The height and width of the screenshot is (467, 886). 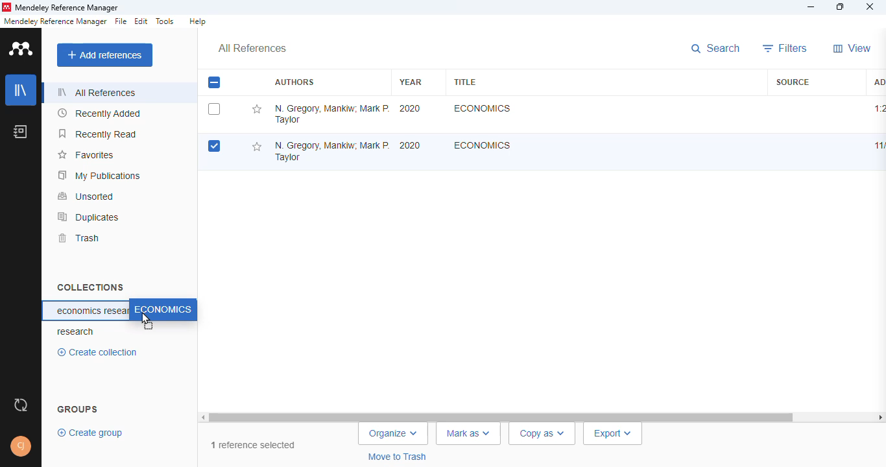 I want to click on minimize, so click(x=812, y=7).